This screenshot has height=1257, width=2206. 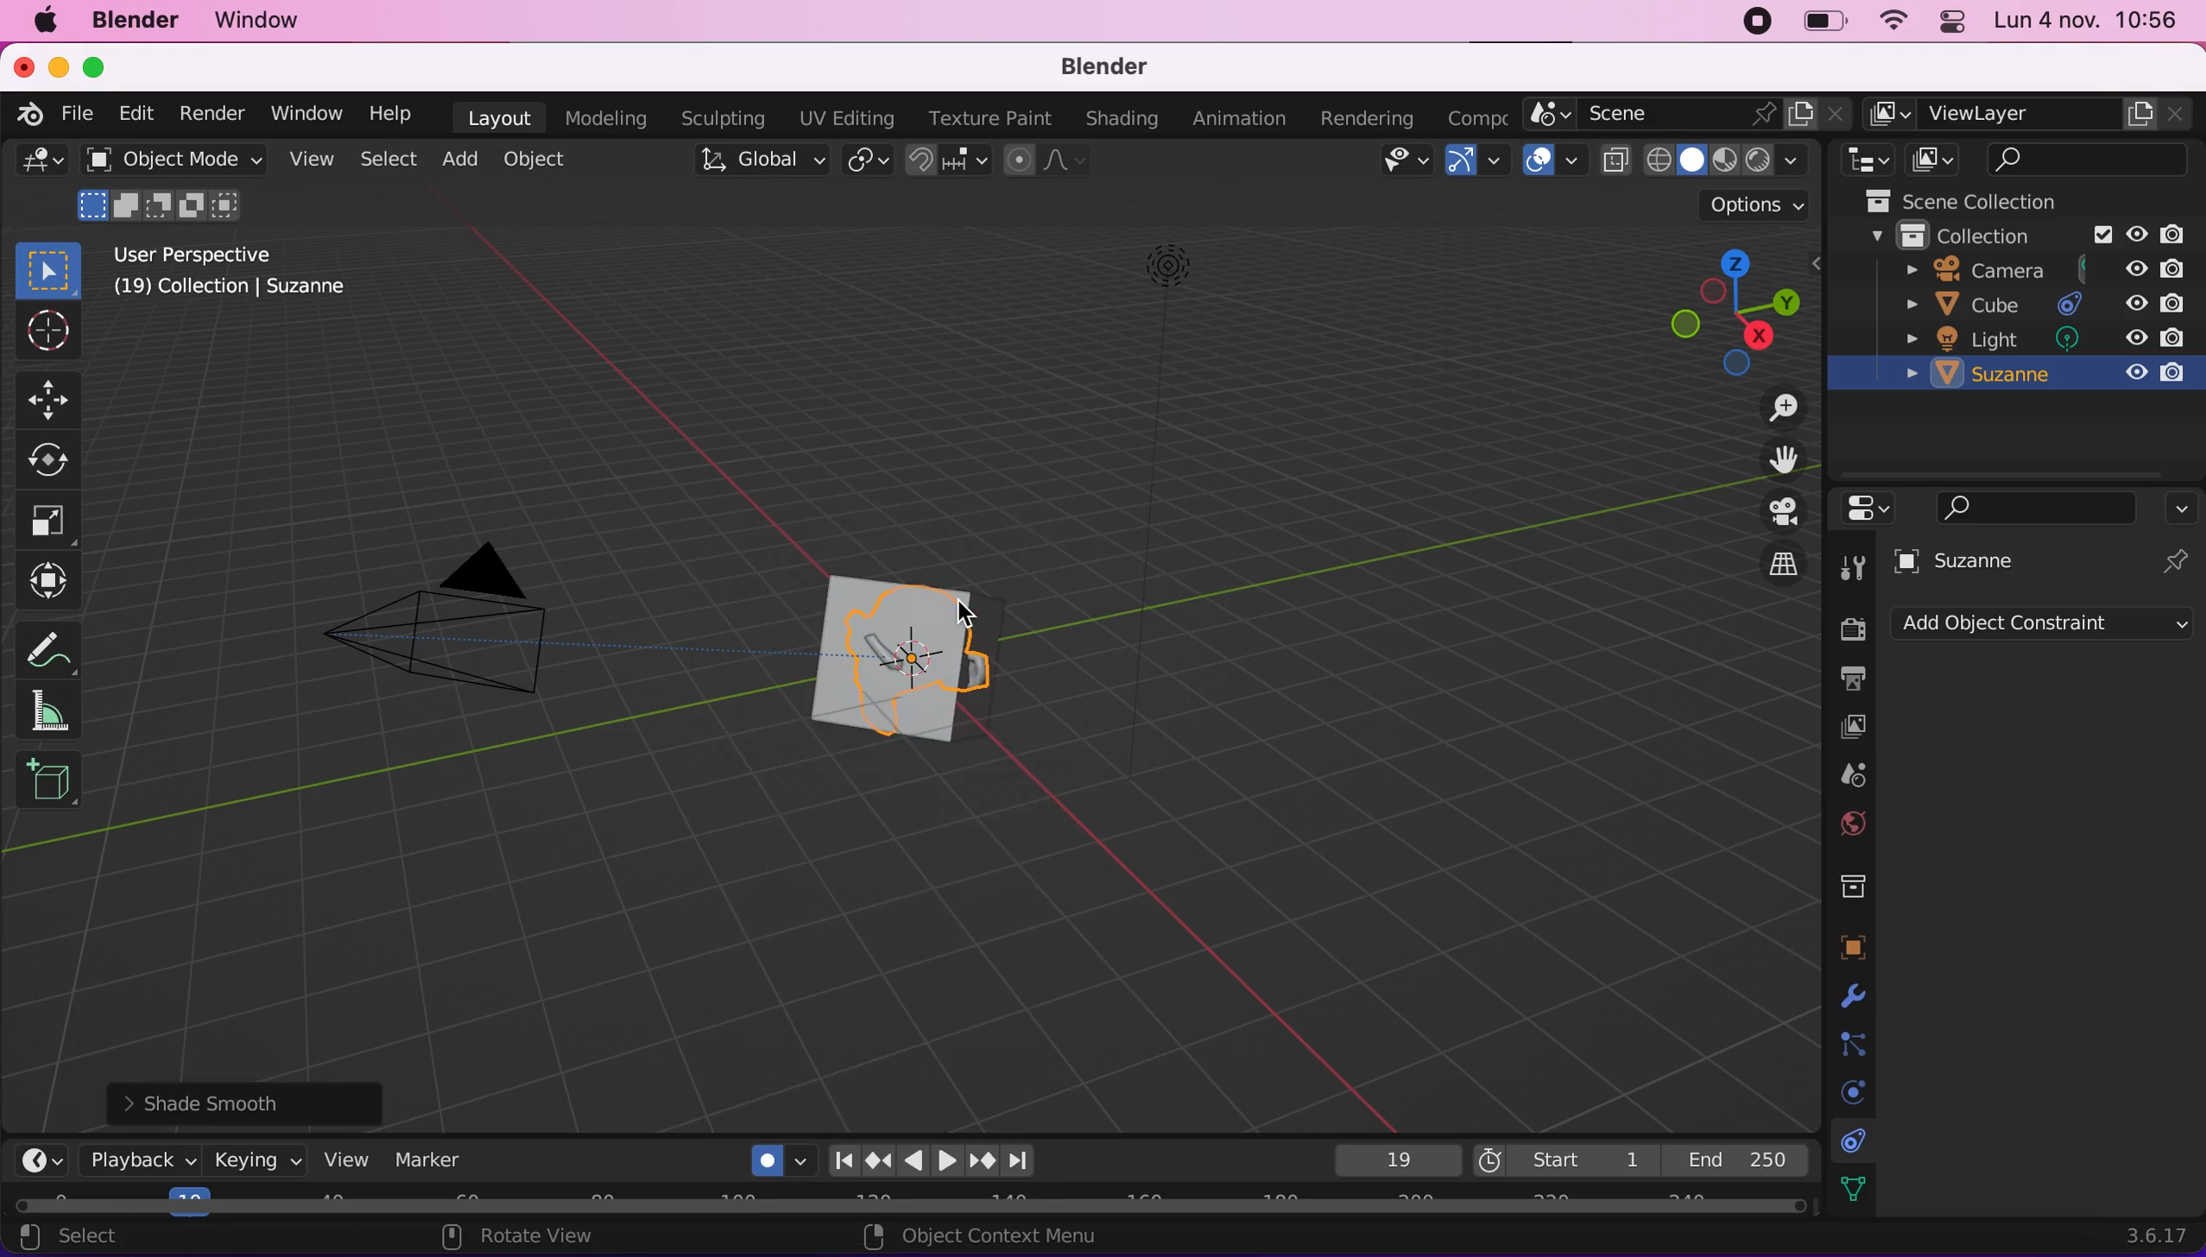 I want to click on object, so click(x=538, y=159).